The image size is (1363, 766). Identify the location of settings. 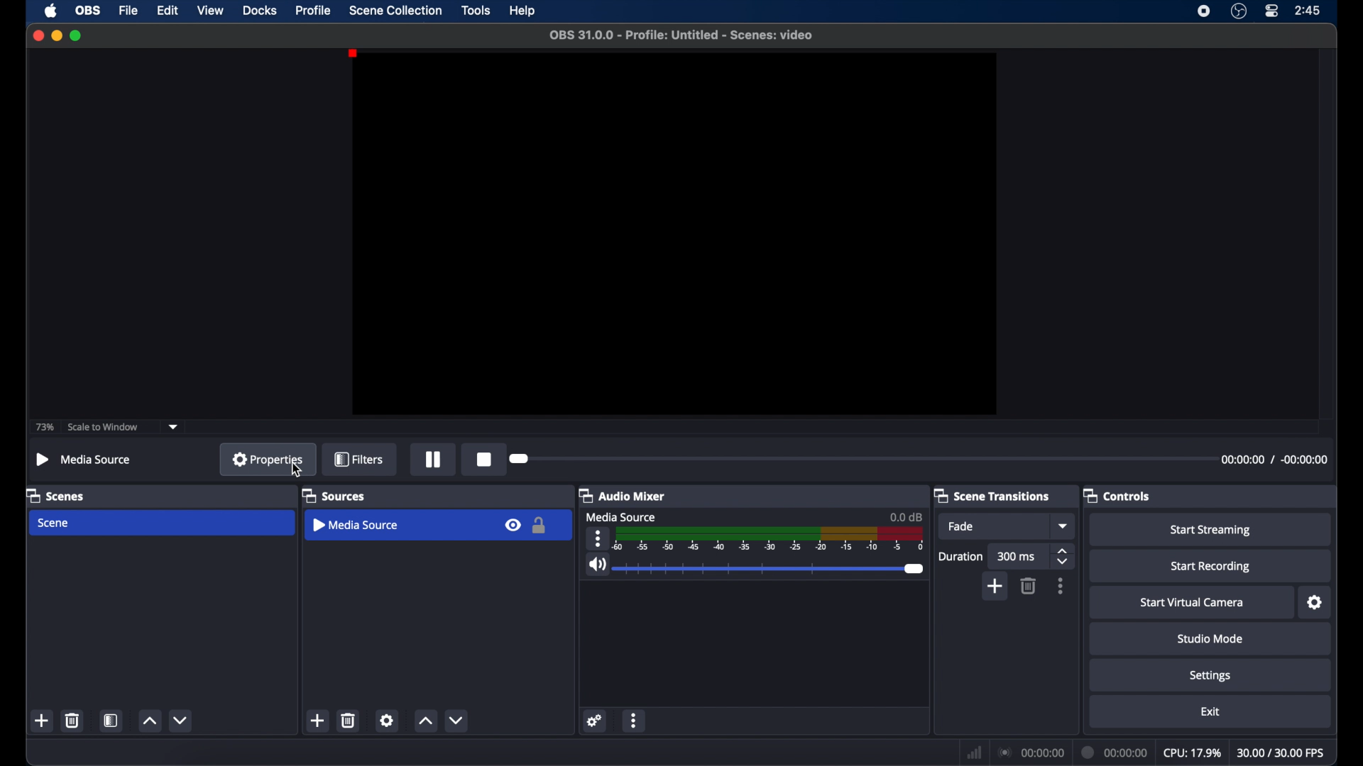
(595, 720).